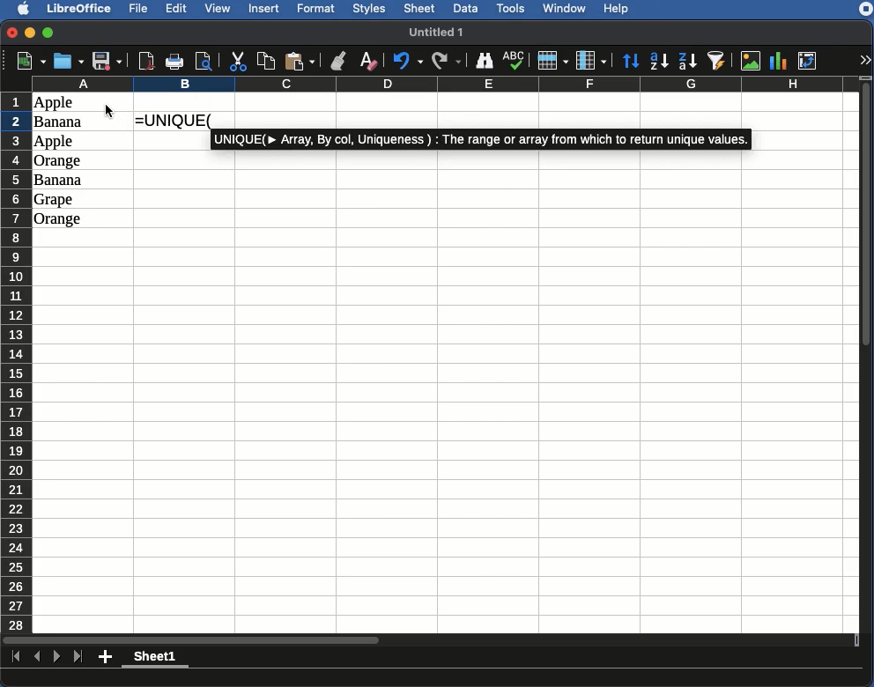 This screenshot has height=687, width=874. What do you see at coordinates (31, 33) in the screenshot?
I see `Minimize` at bounding box center [31, 33].